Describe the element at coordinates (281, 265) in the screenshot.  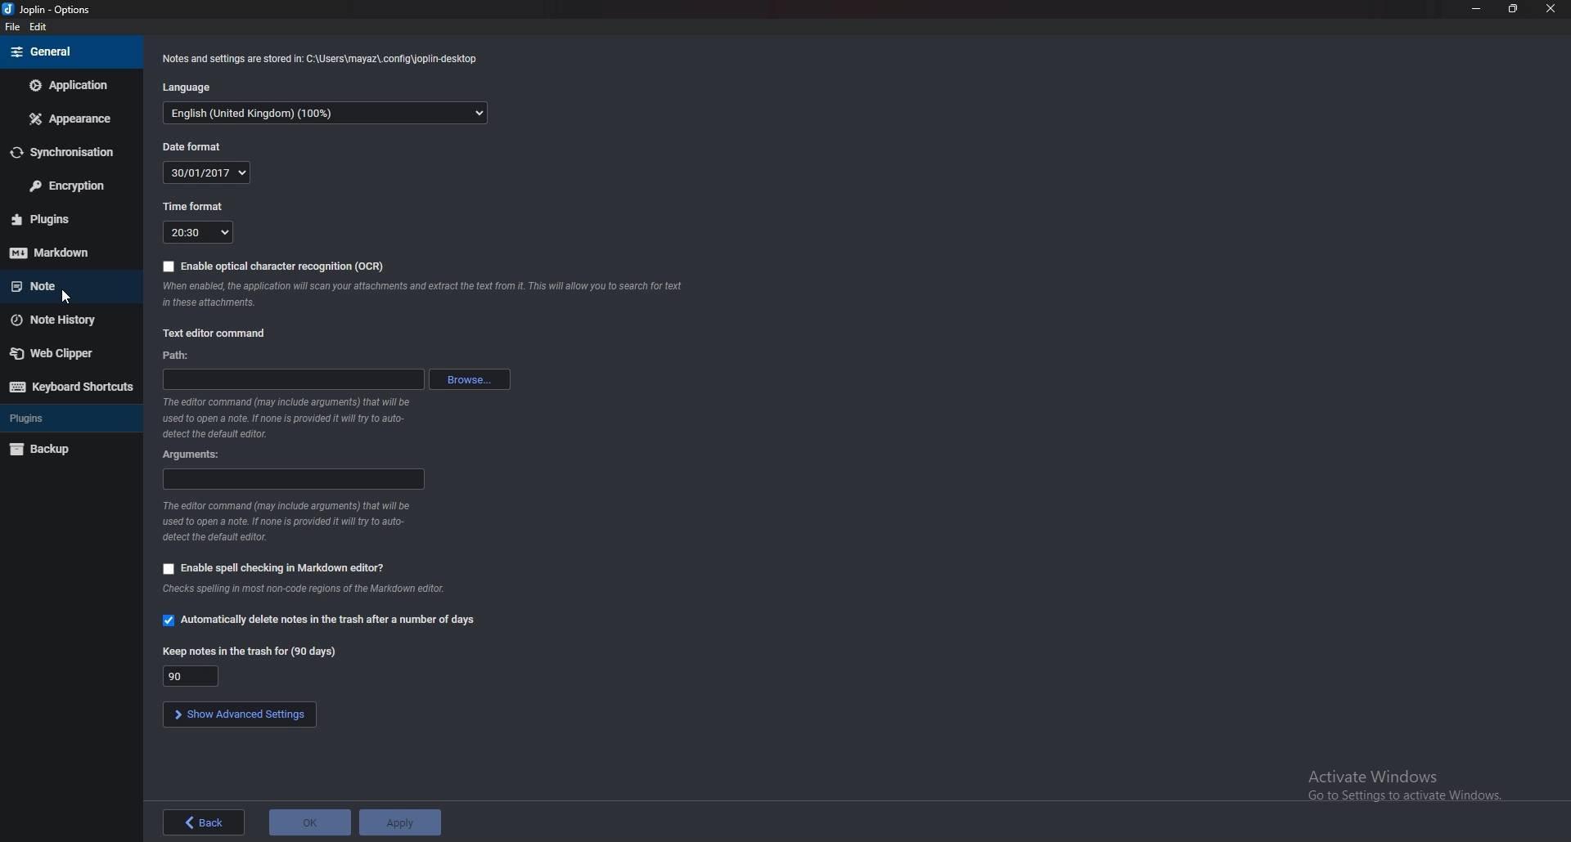
I see `Enable O C R` at that location.